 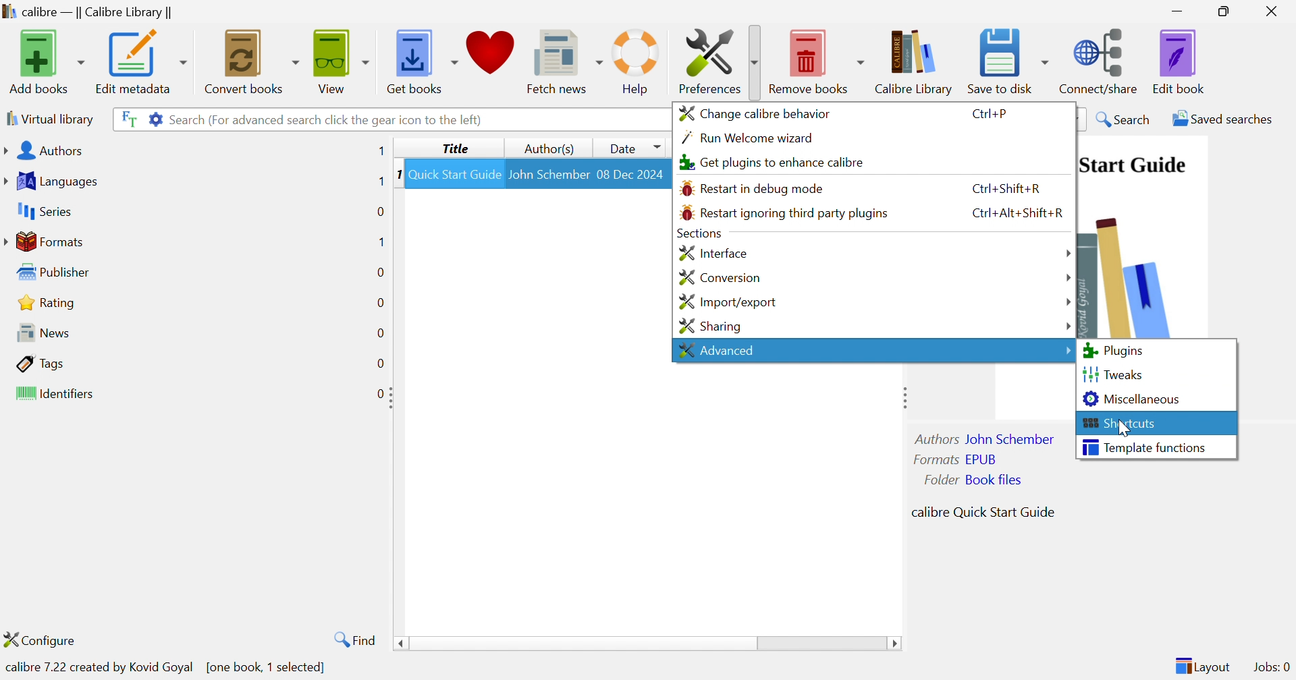 I want to click on 0, so click(x=380, y=364).